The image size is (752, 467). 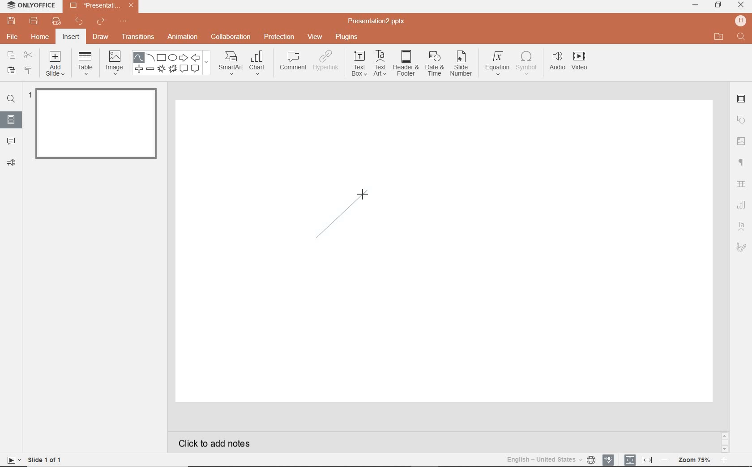 What do you see at coordinates (497, 62) in the screenshot?
I see `EQUATION` at bounding box center [497, 62].